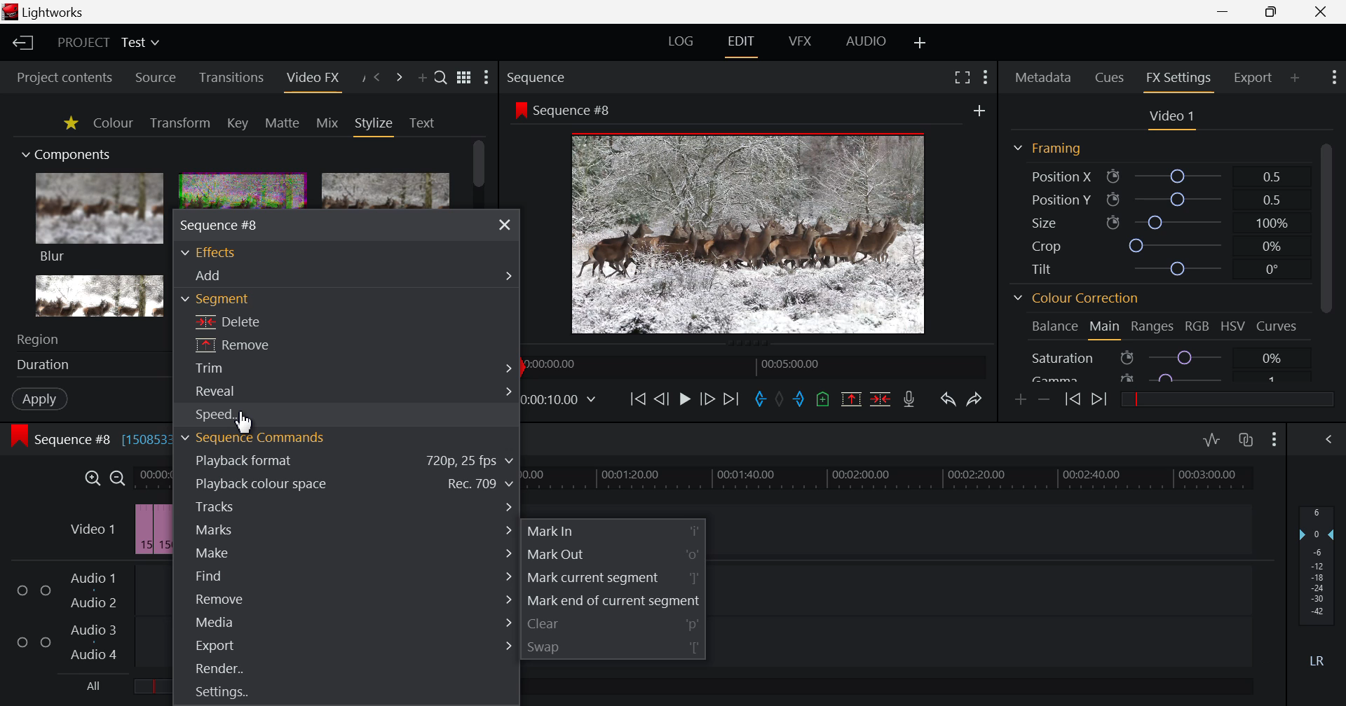 The width and height of the screenshot is (1346, 706). Describe the element at coordinates (761, 399) in the screenshot. I see `Mark In` at that location.